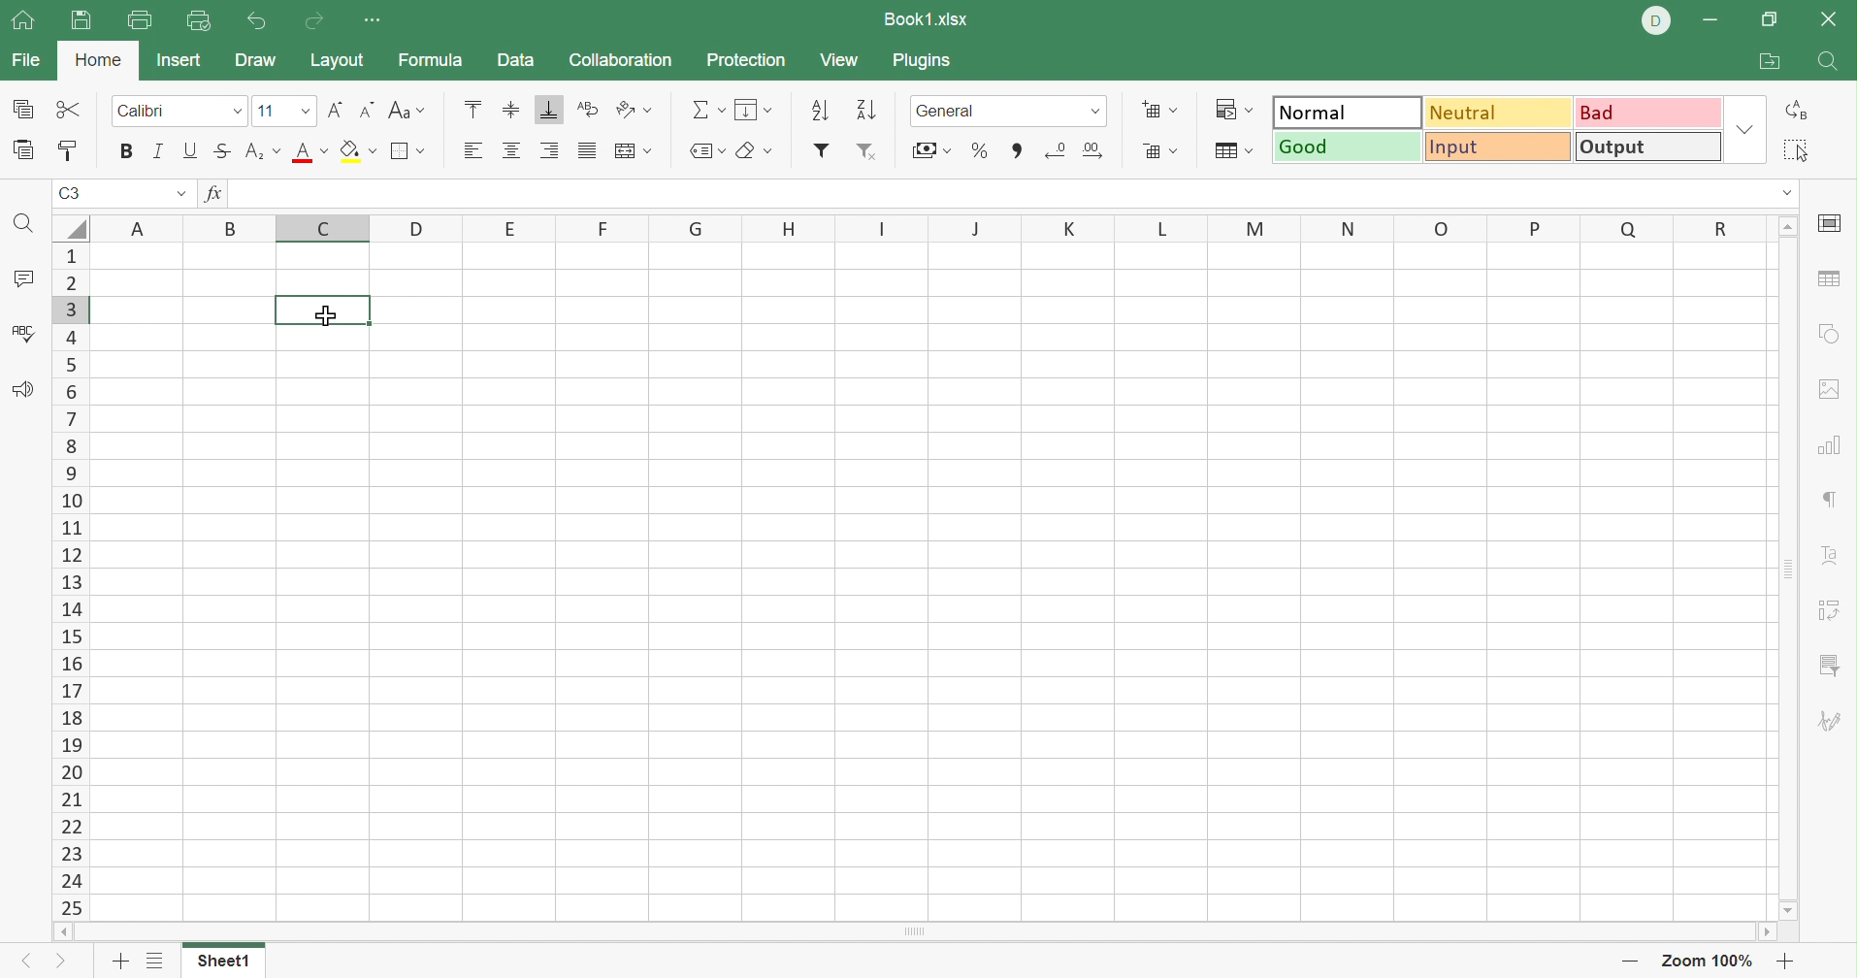 The image size is (1857, 978). I want to click on Print file, so click(140, 19).